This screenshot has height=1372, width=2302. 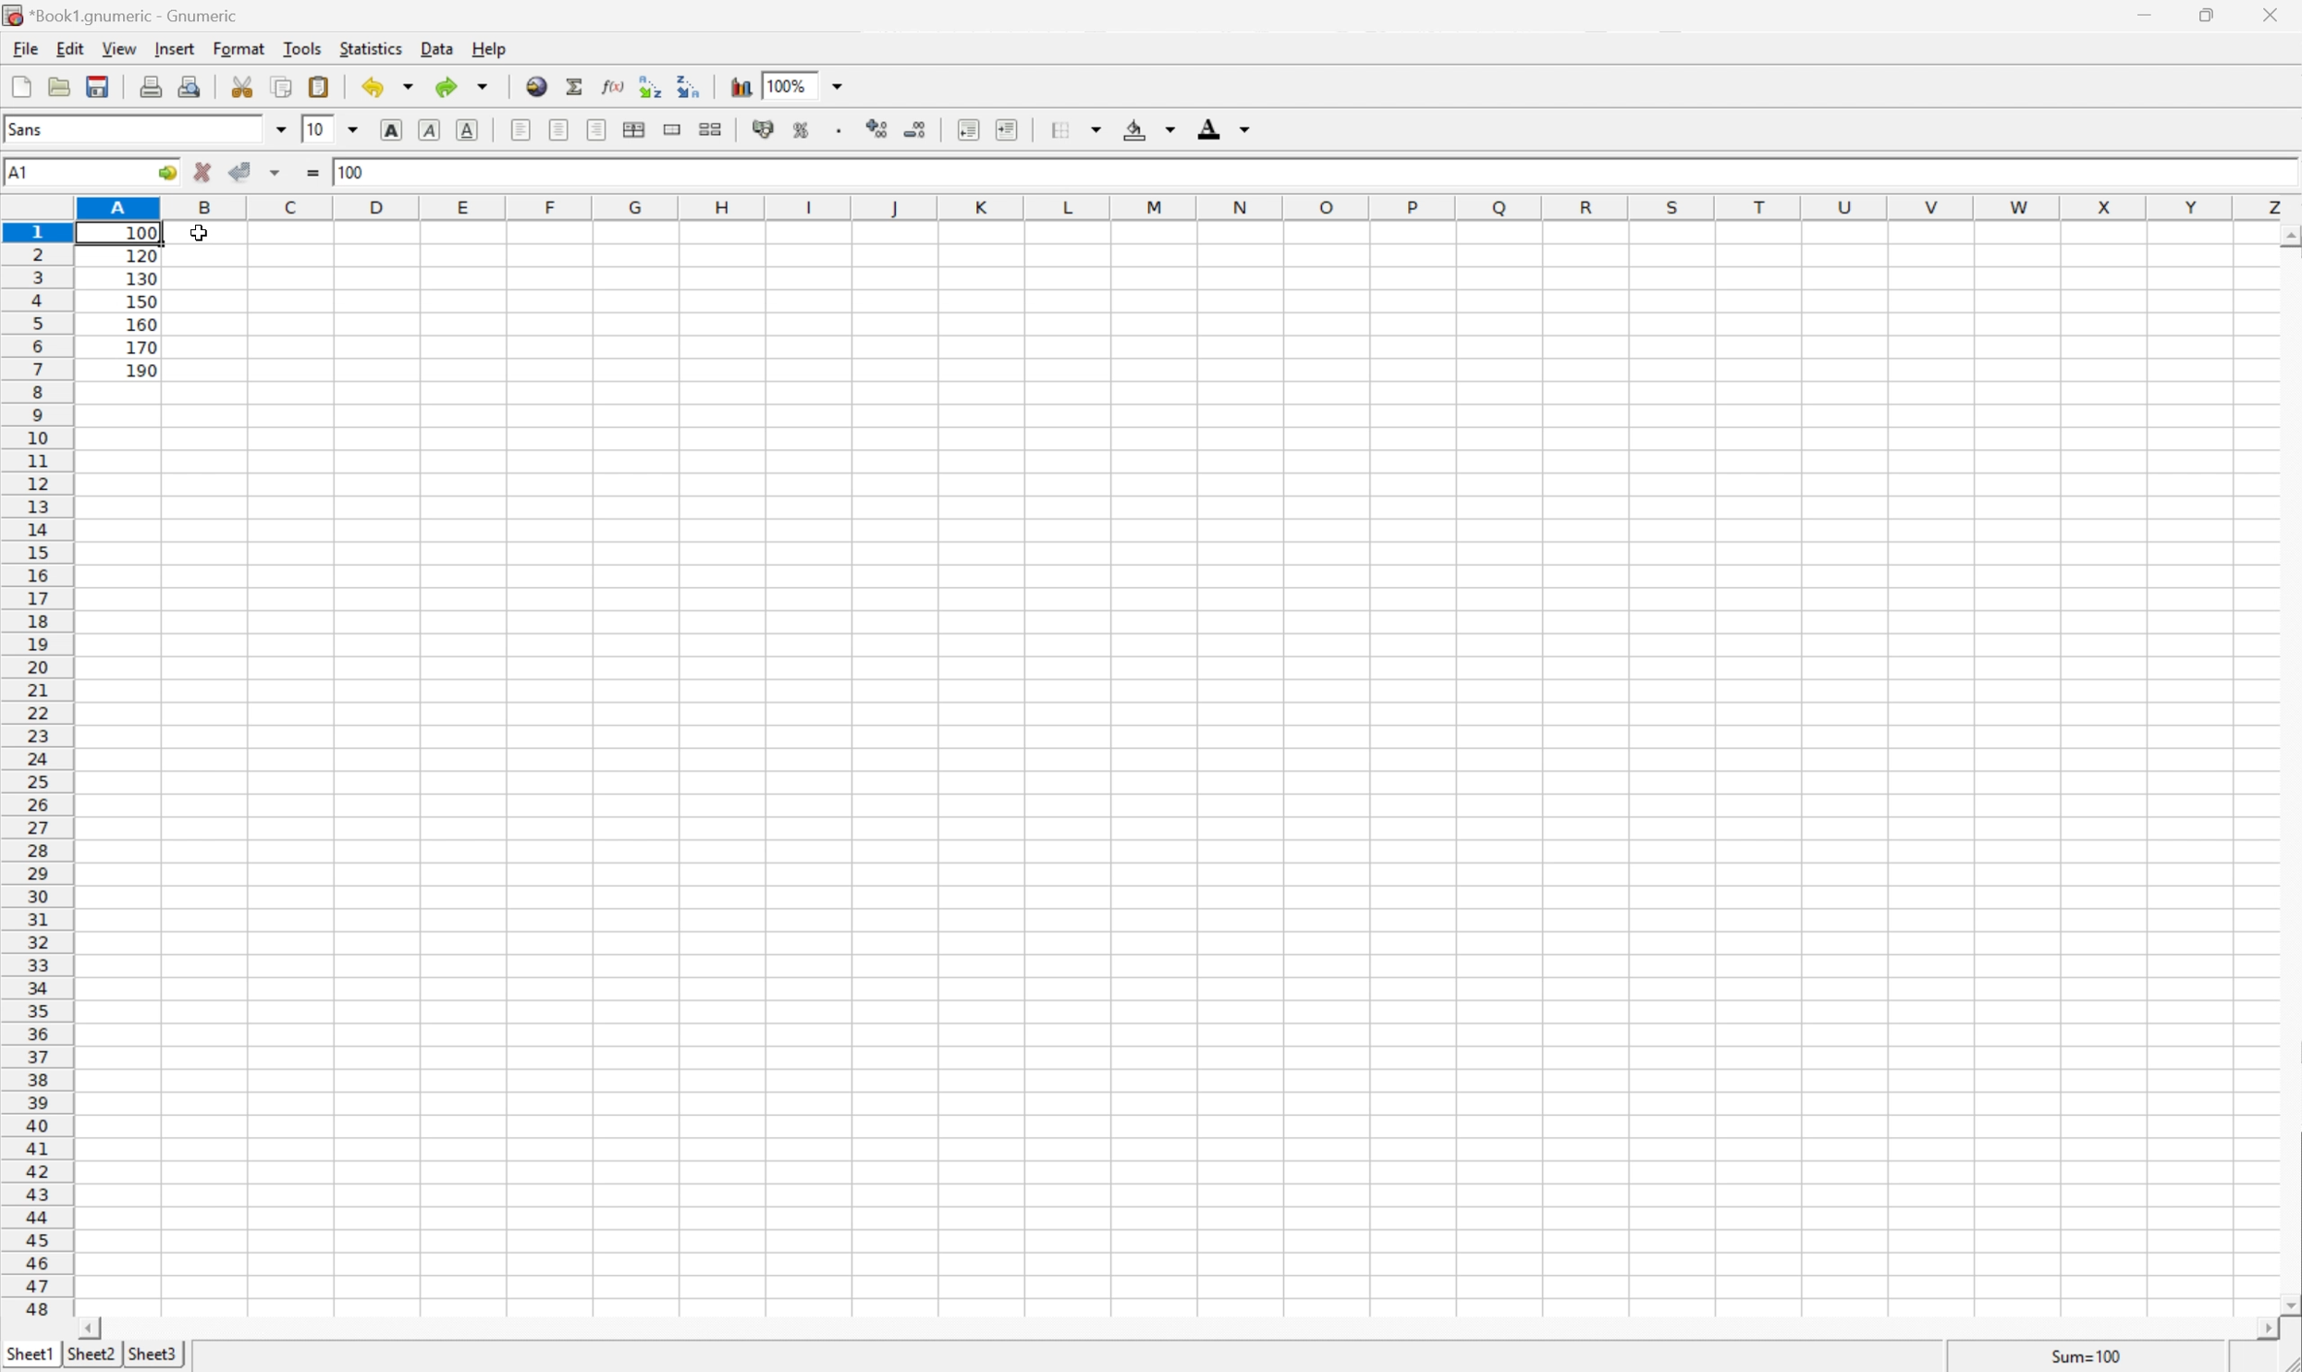 What do you see at coordinates (1144, 129) in the screenshot?
I see `Background` at bounding box center [1144, 129].